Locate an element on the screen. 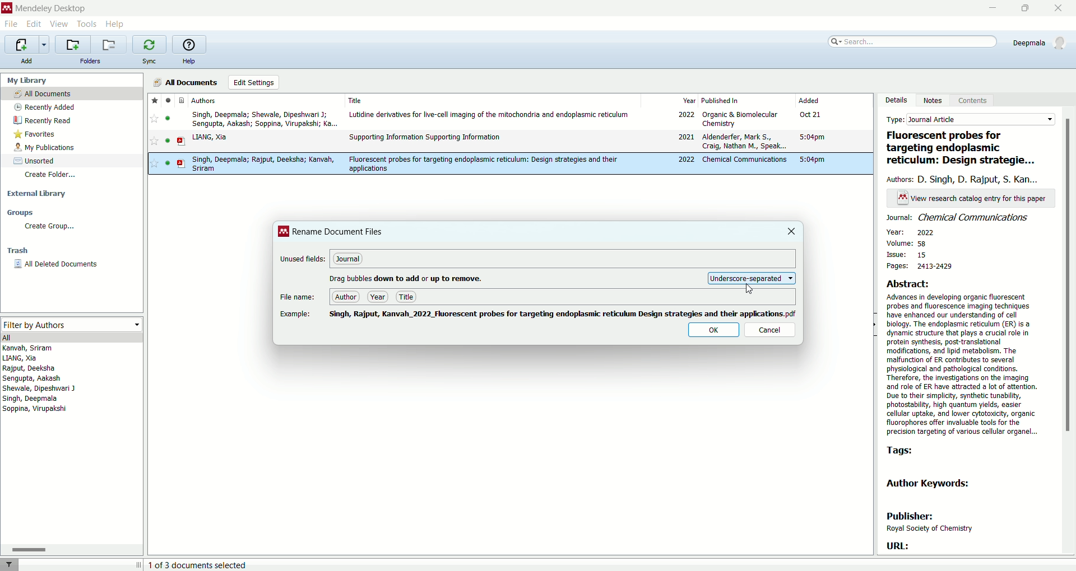  URL is located at coordinates (897, 546).